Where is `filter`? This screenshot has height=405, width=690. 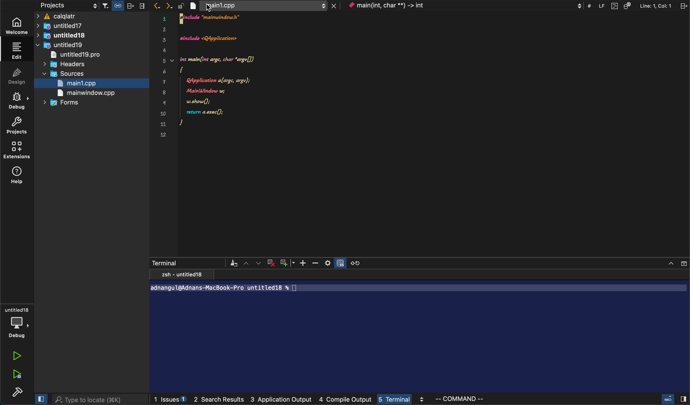
filter is located at coordinates (125, 6).